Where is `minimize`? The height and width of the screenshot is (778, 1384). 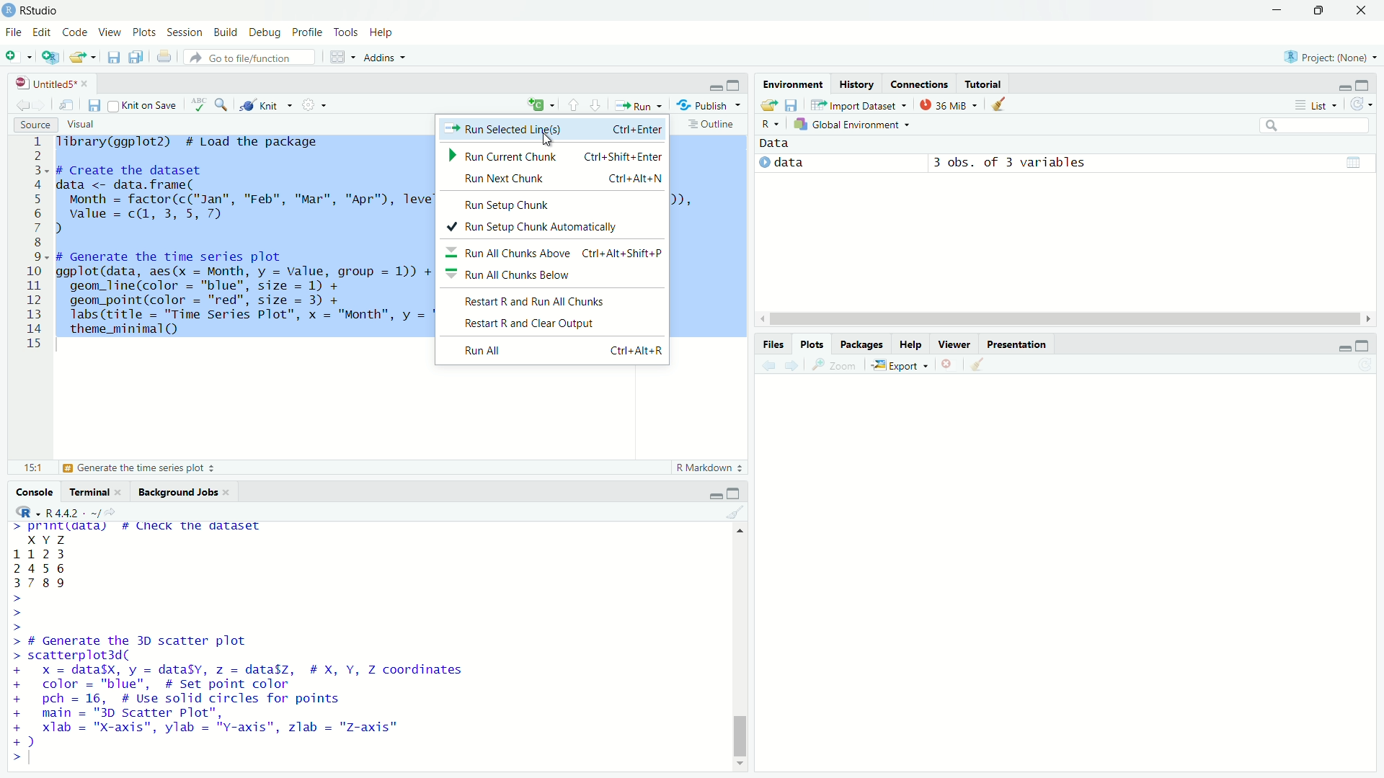
minimize is located at coordinates (1279, 9).